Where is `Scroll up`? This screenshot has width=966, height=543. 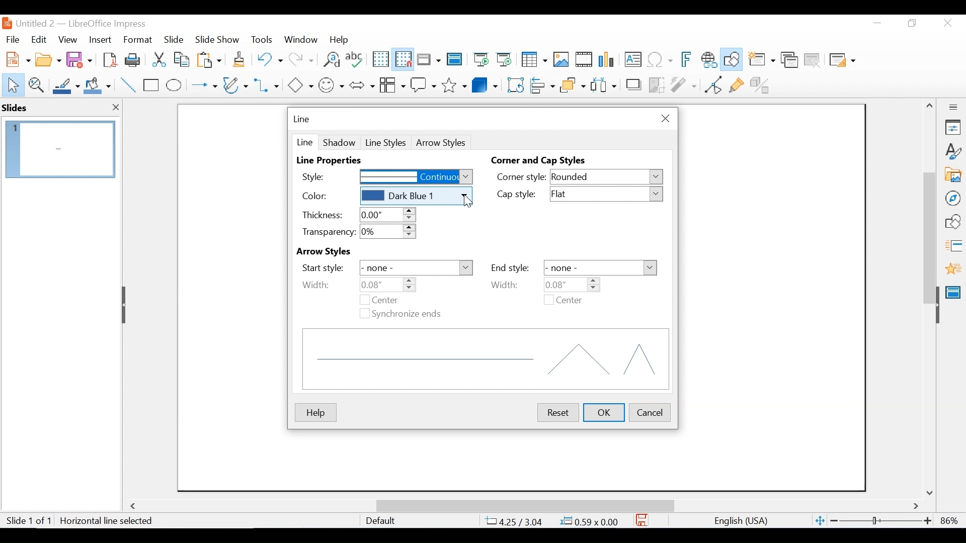
Scroll up is located at coordinates (930, 106).